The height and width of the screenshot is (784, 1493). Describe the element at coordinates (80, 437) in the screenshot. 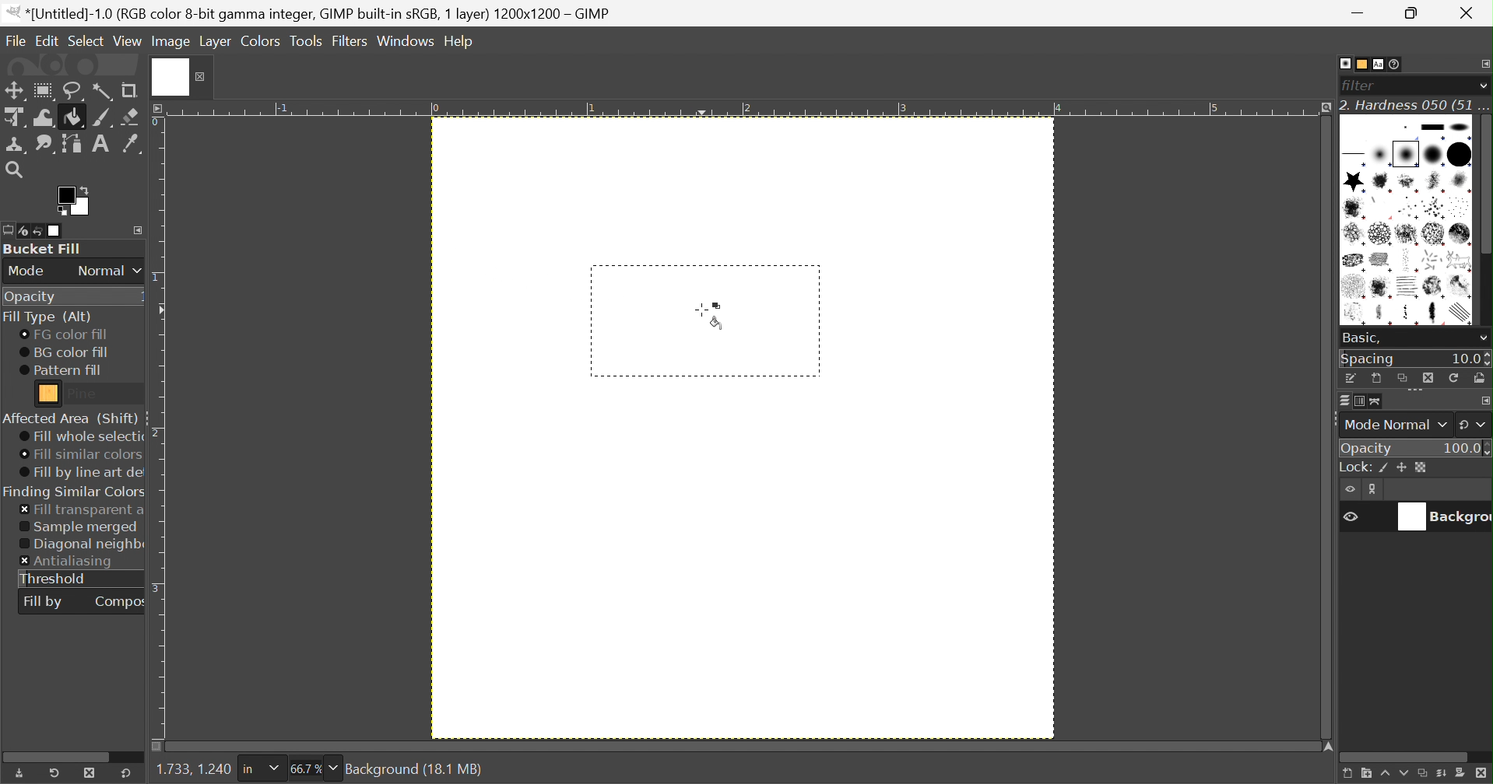

I see `Fill whole selection` at that location.